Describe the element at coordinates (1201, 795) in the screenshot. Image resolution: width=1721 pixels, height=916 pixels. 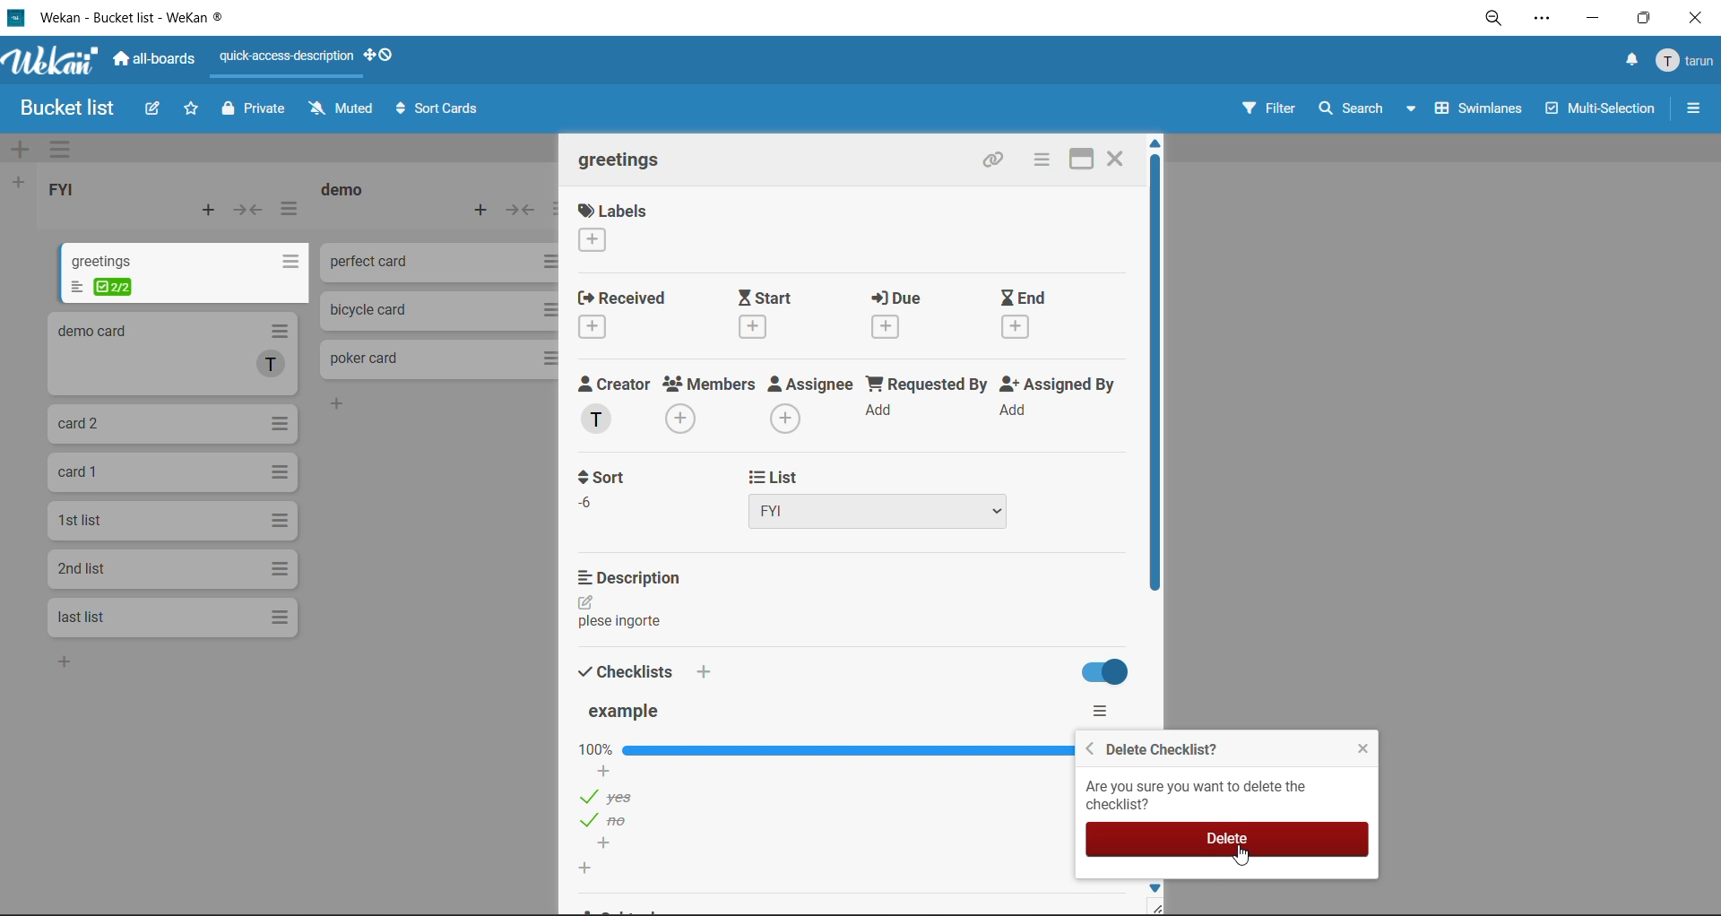
I see `metadata` at that location.